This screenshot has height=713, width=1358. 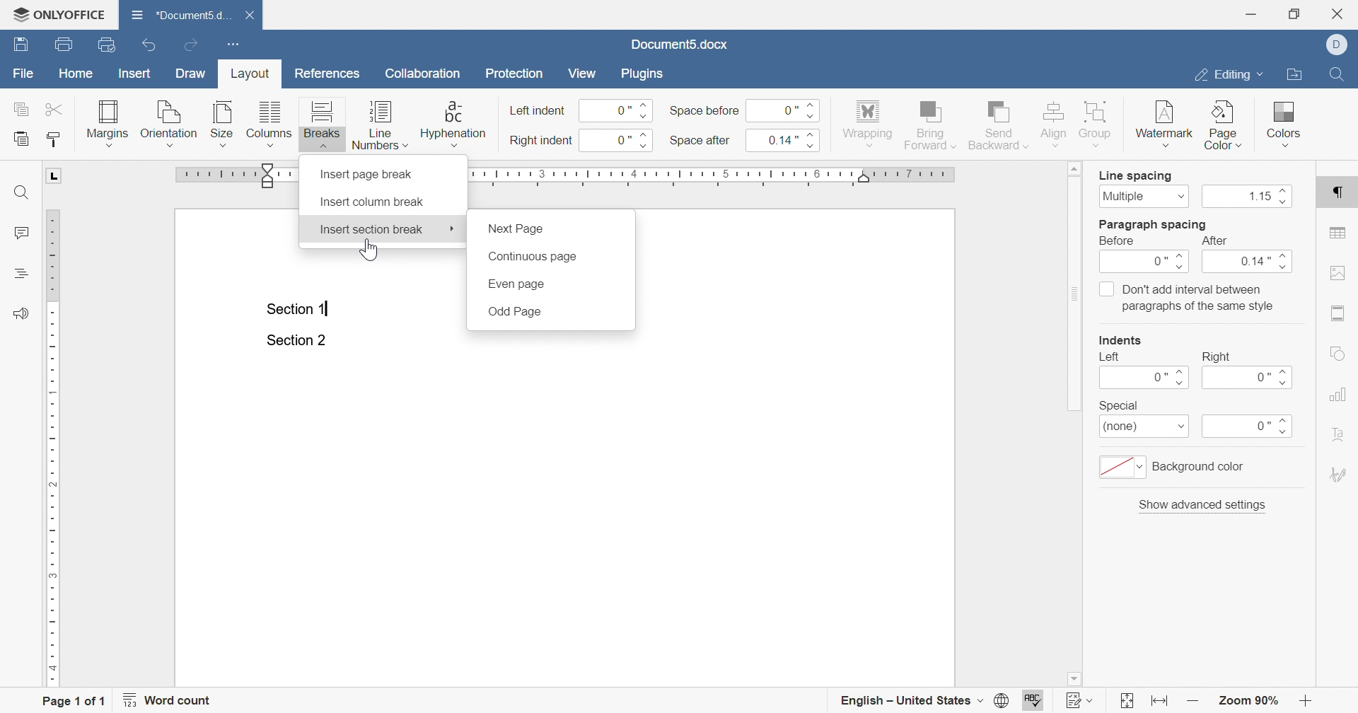 What do you see at coordinates (1337, 475) in the screenshot?
I see `signature settings` at bounding box center [1337, 475].